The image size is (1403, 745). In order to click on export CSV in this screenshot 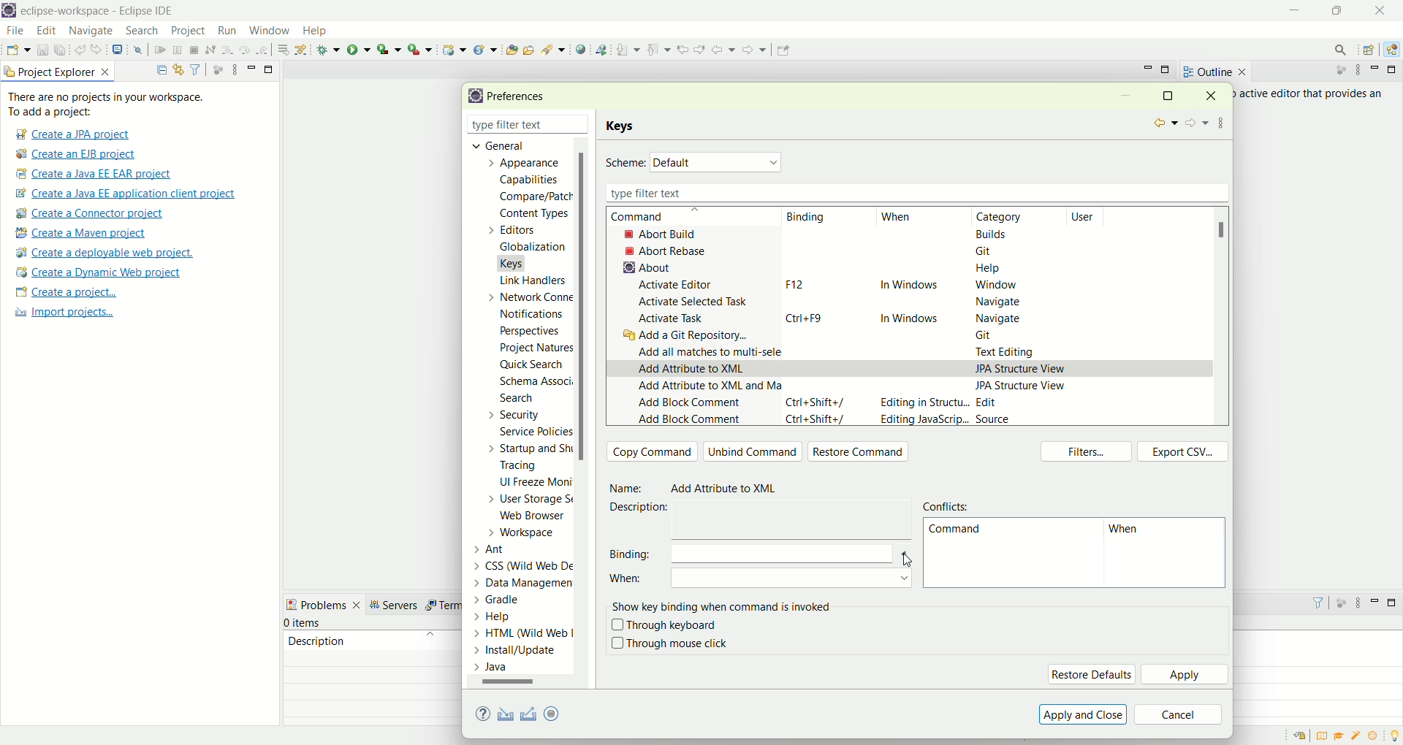, I will do `click(1183, 451)`.